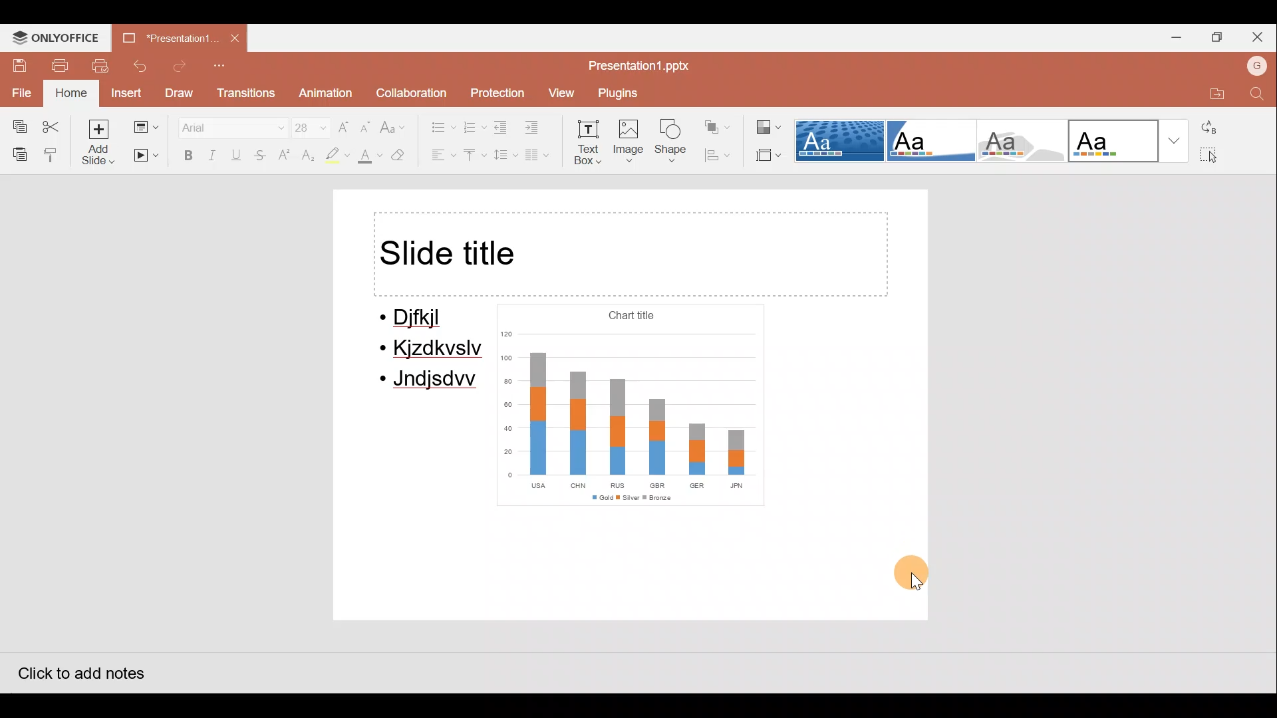 This screenshot has height=718, width=1277. Describe the element at coordinates (430, 382) in the screenshot. I see `Jndjsdw` at that location.